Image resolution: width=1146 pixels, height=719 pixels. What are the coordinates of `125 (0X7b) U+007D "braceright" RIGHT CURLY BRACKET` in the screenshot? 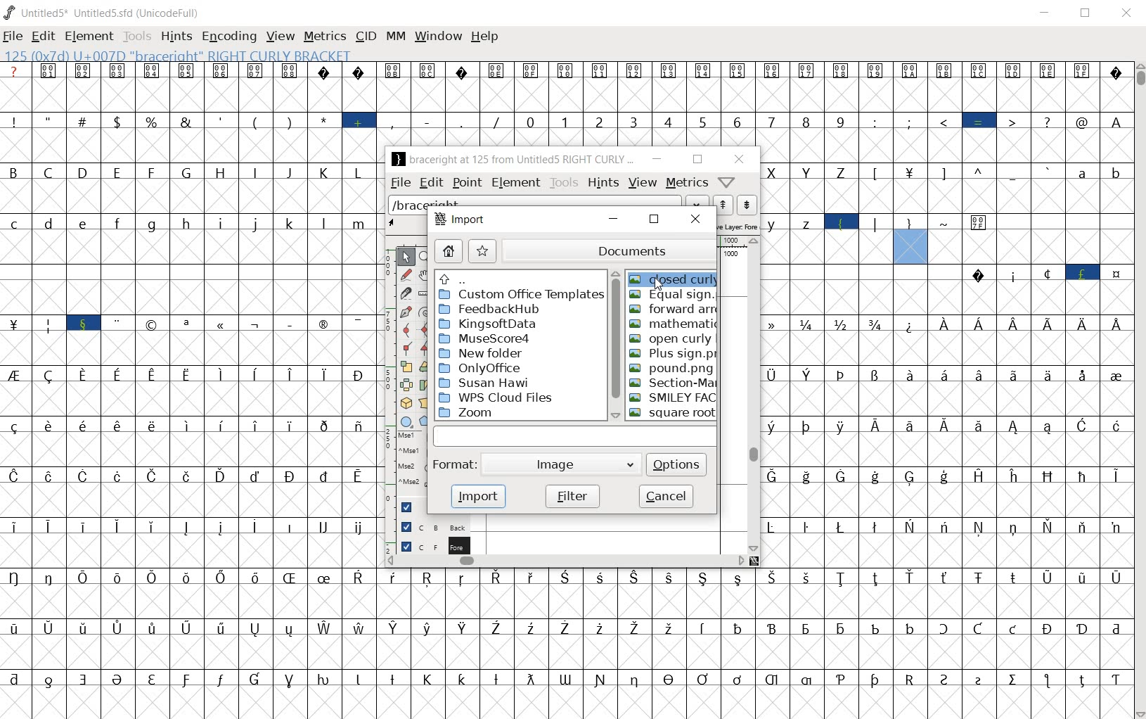 It's located at (910, 239).